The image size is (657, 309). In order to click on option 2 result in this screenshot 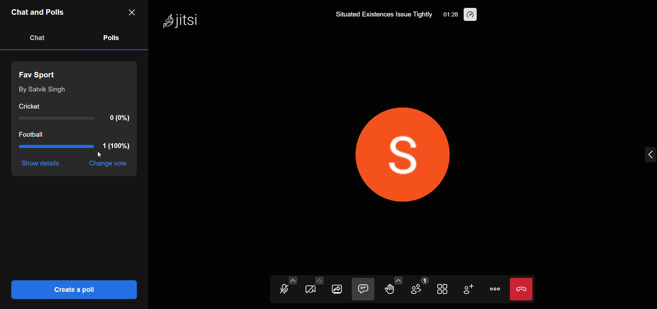, I will do `click(78, 147)`.